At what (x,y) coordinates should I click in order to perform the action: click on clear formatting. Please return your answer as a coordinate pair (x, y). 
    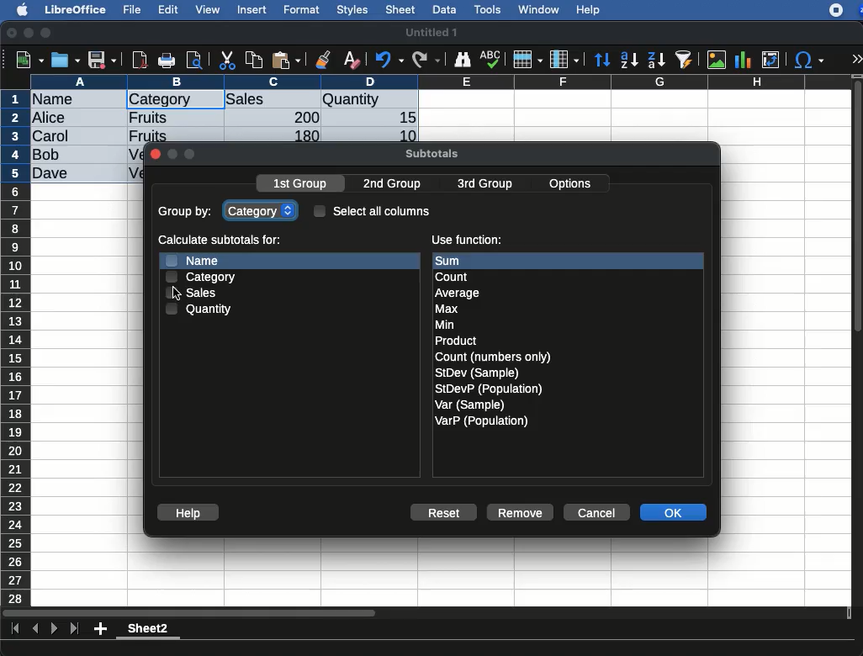
    Looking at the image, I should click on (351, 61).